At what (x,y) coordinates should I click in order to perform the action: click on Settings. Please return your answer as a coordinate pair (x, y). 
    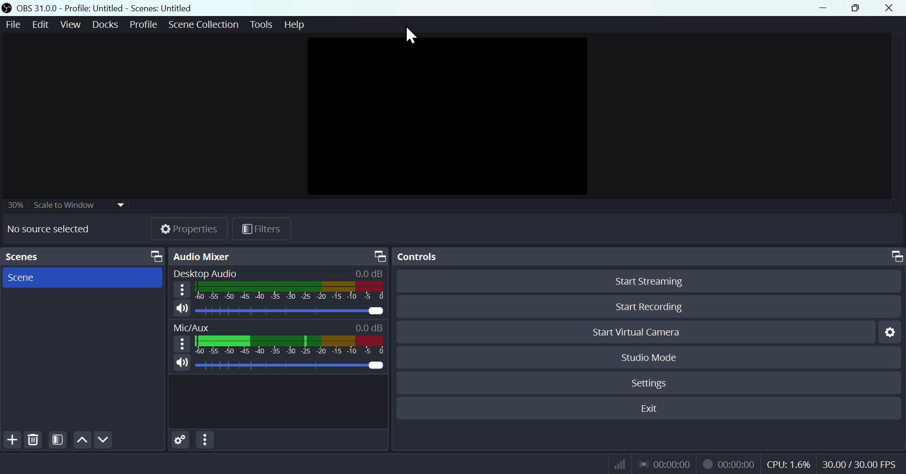
    Looking at the image, I should click on (180, 440).